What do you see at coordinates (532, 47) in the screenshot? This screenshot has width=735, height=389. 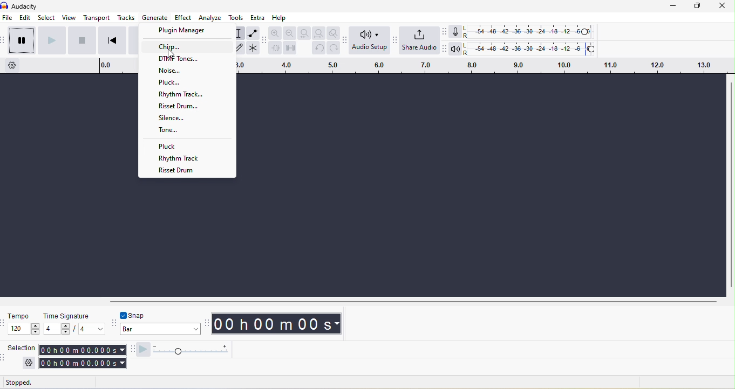 I see `playback level` at bounding box center [532, 47].